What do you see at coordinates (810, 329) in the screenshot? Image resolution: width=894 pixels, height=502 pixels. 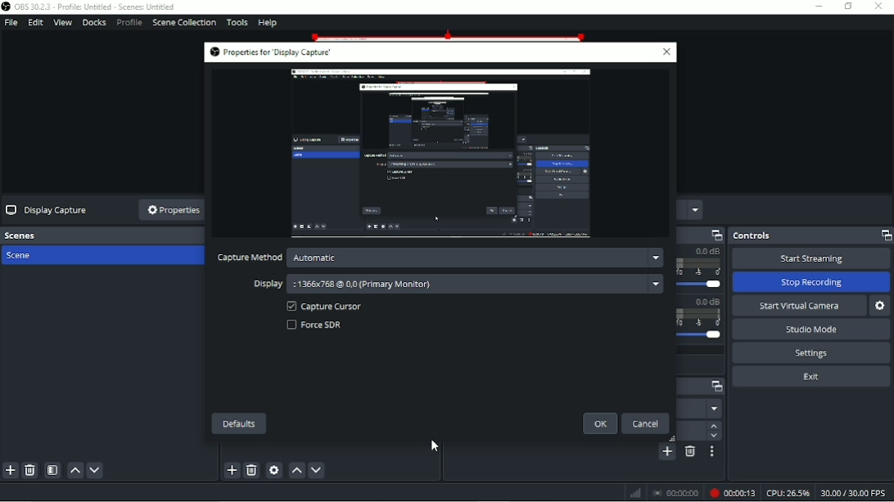 I see `Studio mode` at bounding box center [810, 329].